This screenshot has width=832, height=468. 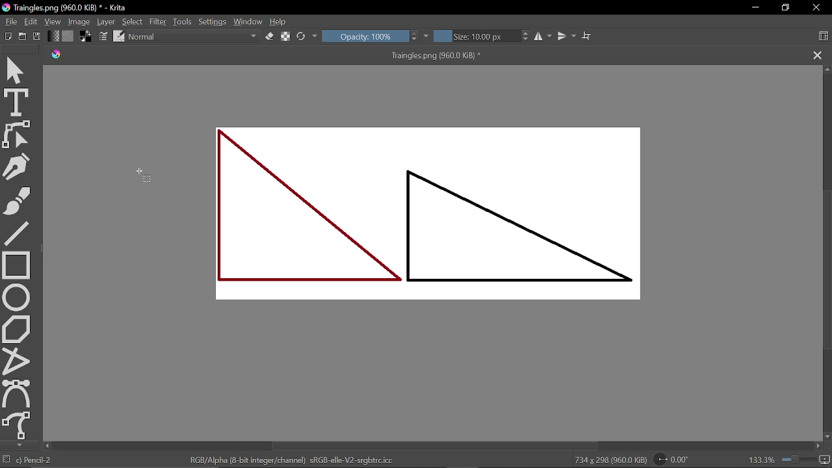 What do you see at coordinates (9, 36) in the screenshot?
I see `Create new document` at bounding box center [9, 36].